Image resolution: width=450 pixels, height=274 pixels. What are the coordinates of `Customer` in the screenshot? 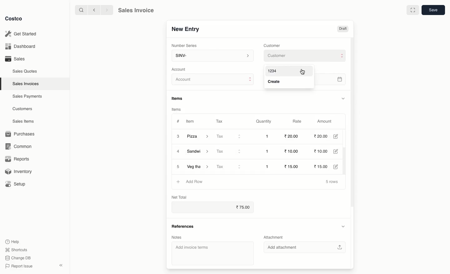 It's located at (273, 45).